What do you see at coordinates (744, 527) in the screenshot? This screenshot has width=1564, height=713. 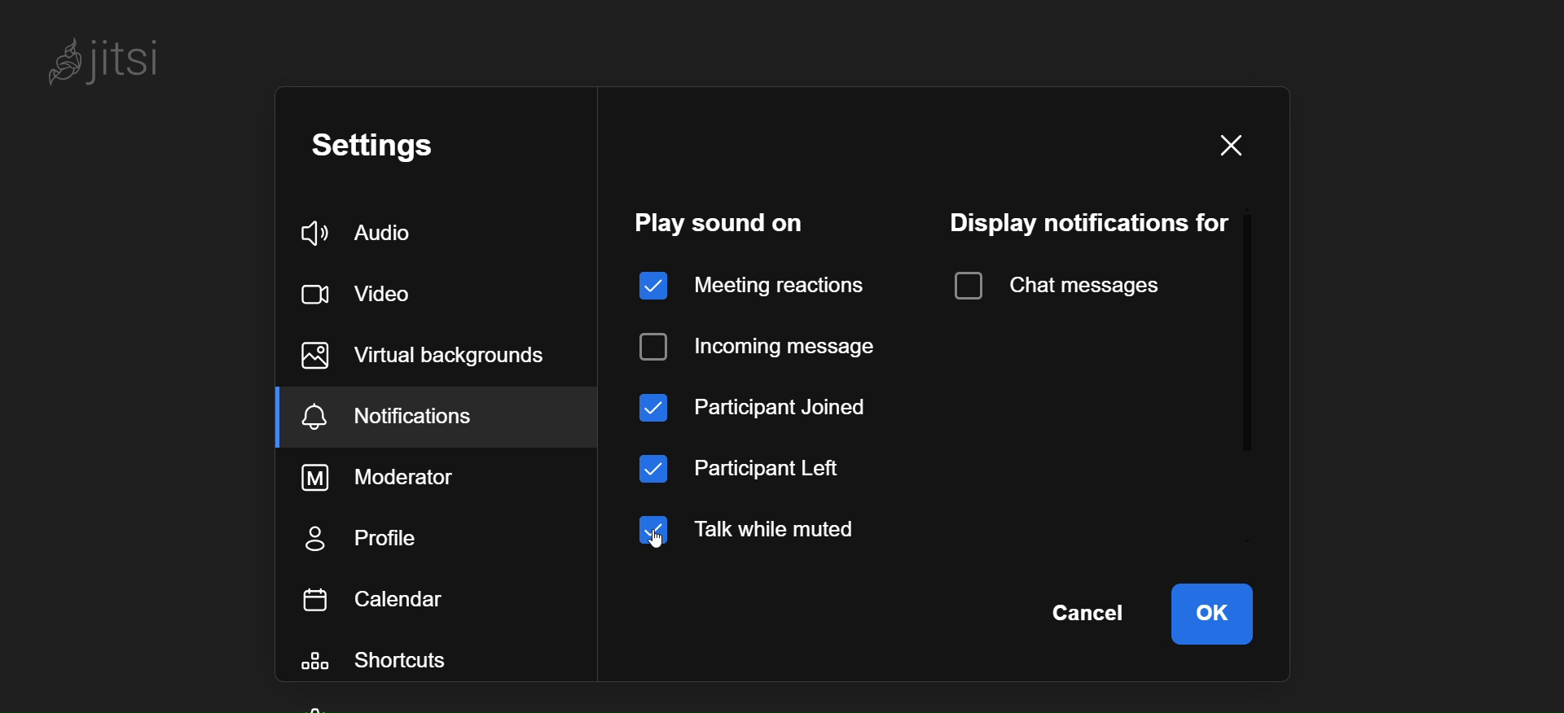 I see `talk while muted` at bounding box center [744, 527].